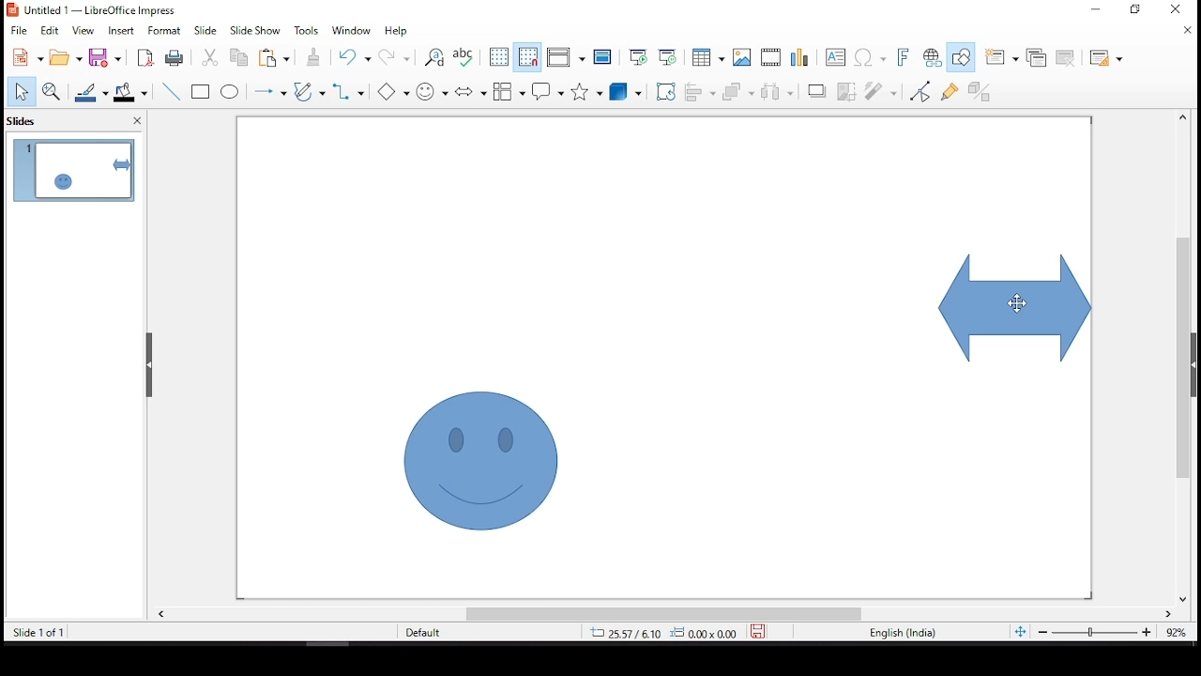  I want to click on show gluepoint functions, so click(949, 90).